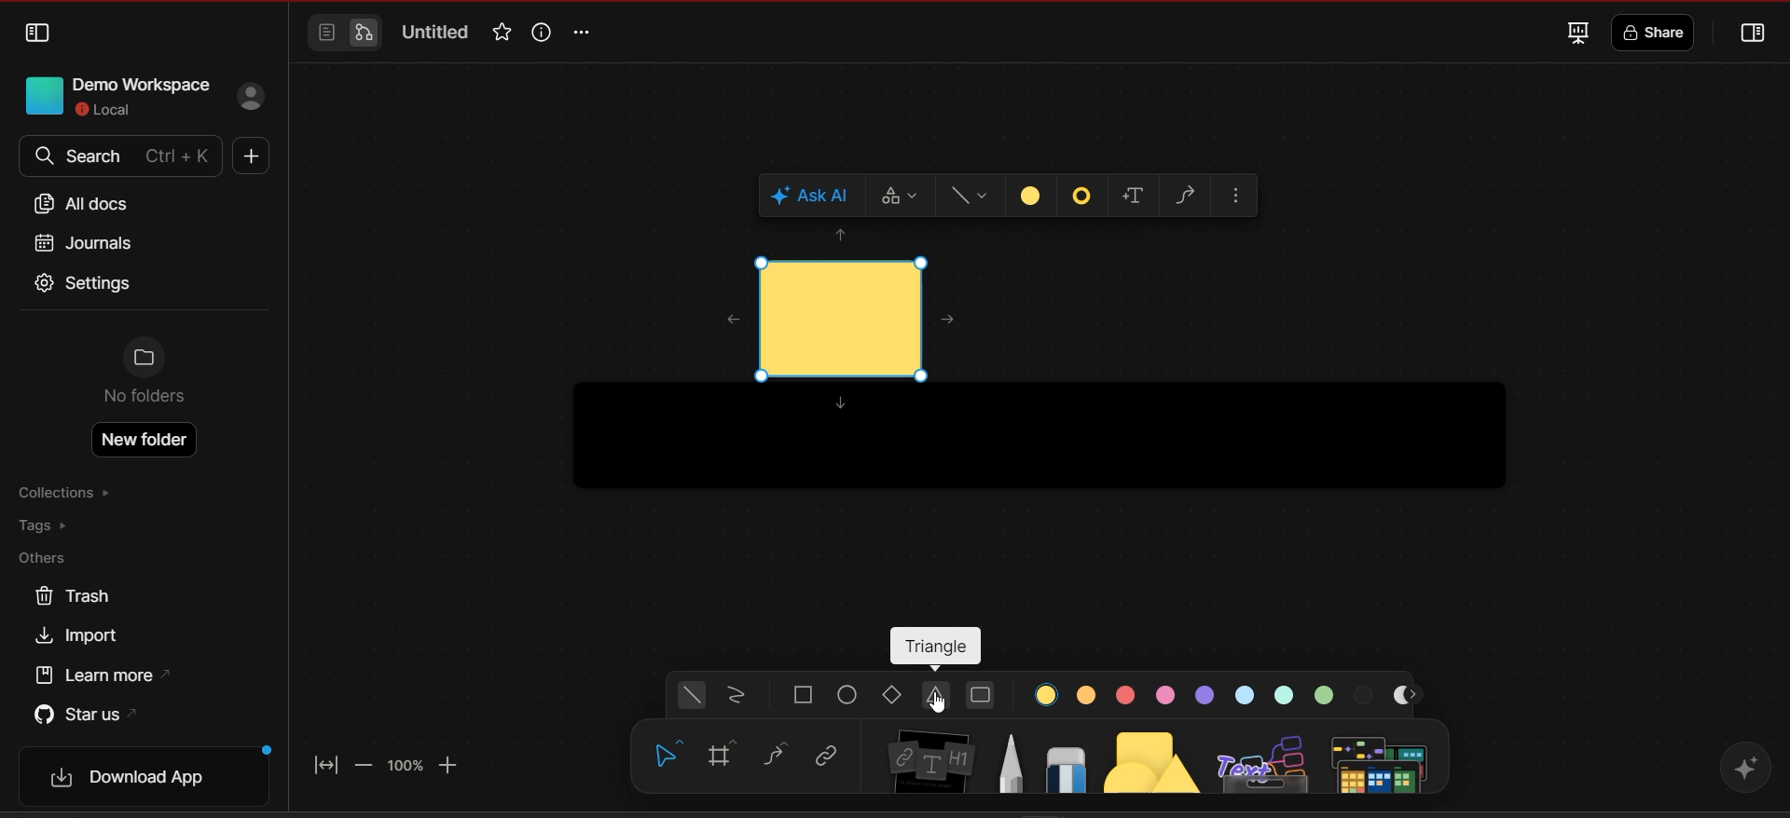 This screenshot has height=818, width=1790. I want to click on style, so click(966, 195).